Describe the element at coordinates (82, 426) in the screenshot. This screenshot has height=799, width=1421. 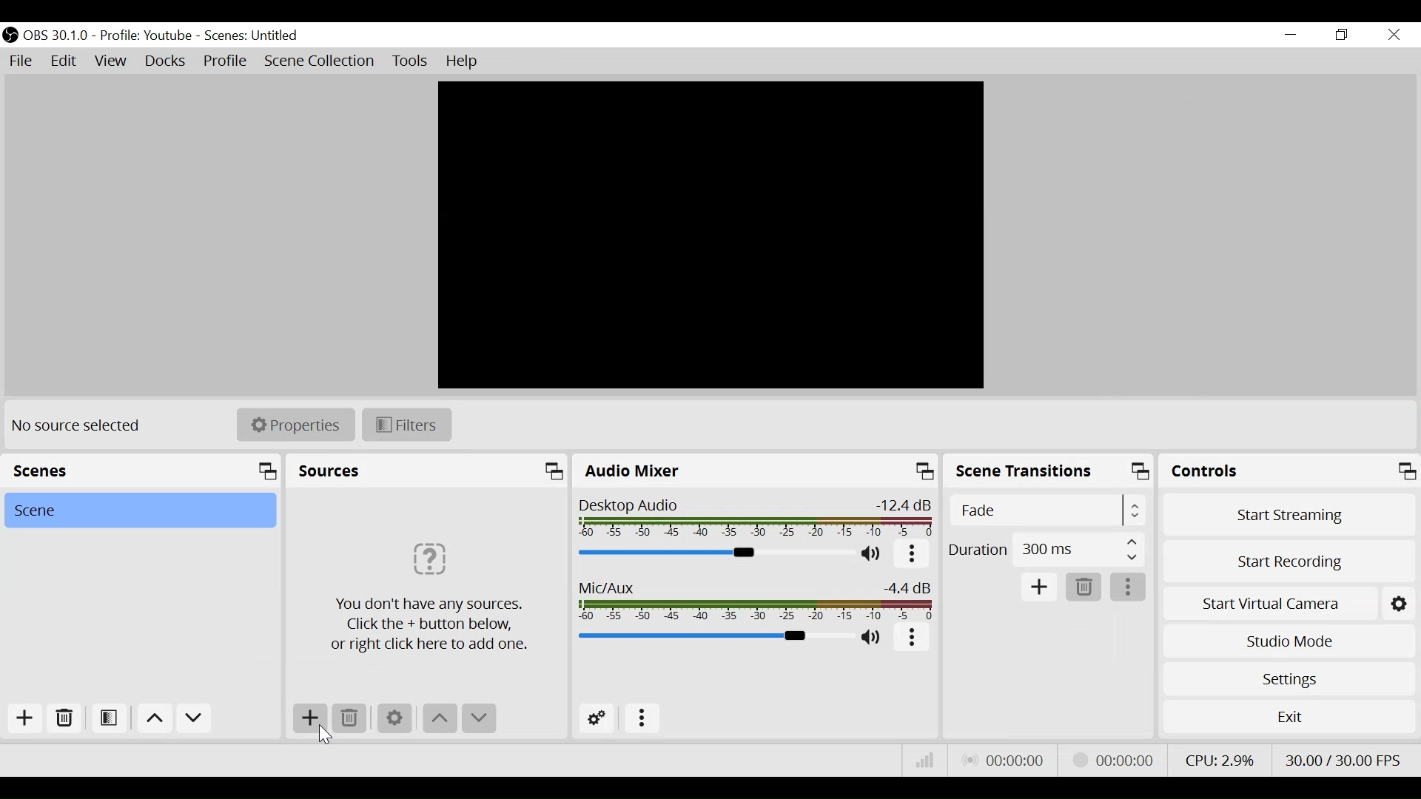
I see `No source selected` at that location.